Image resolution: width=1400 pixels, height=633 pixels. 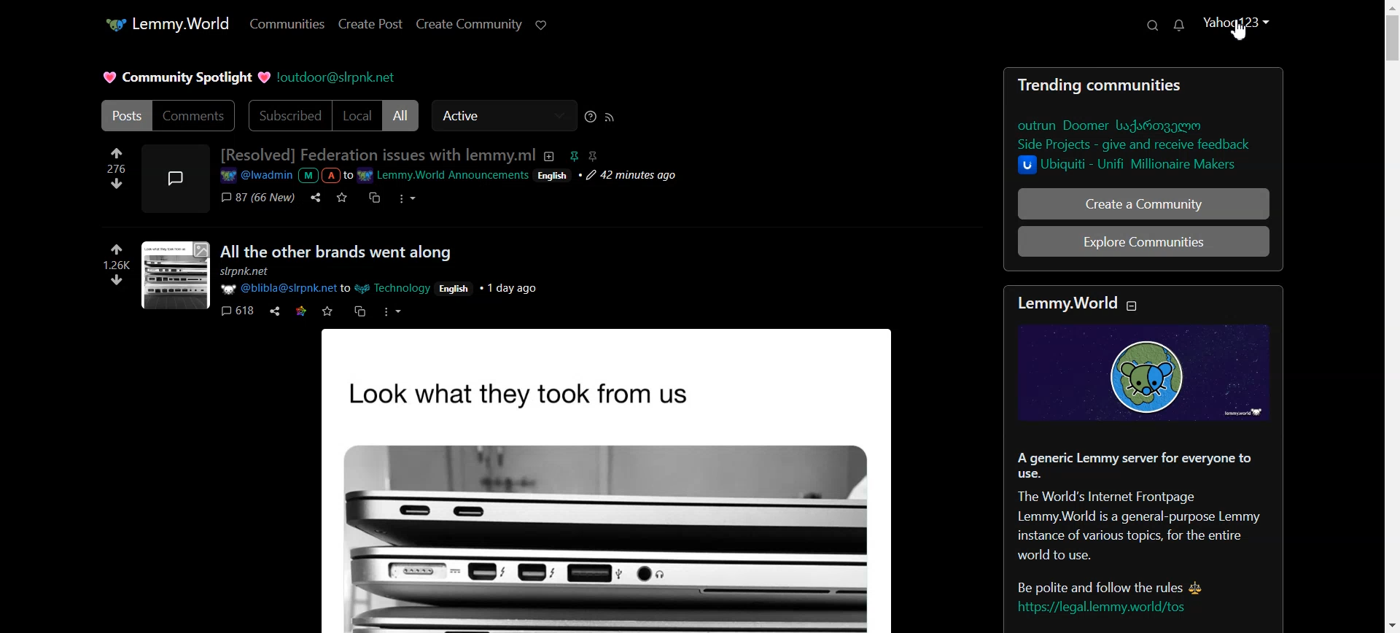 What do you see at coordinates (452, 175) in the screenshot?
I see `Hyperlink` at bounding box center [452, 175].